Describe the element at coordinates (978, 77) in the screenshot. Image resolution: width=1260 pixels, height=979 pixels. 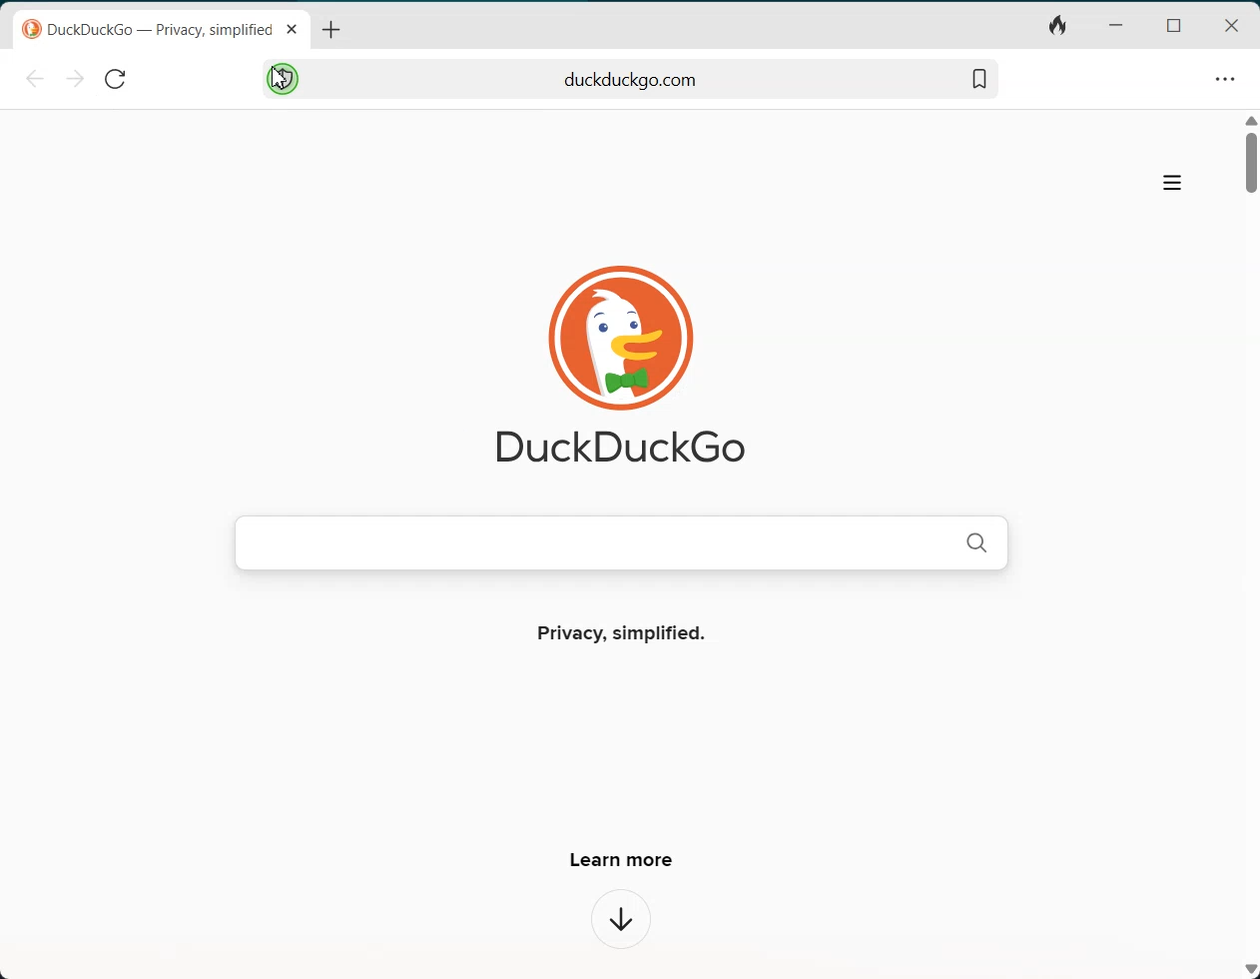
I see `Bookmark` at that location.